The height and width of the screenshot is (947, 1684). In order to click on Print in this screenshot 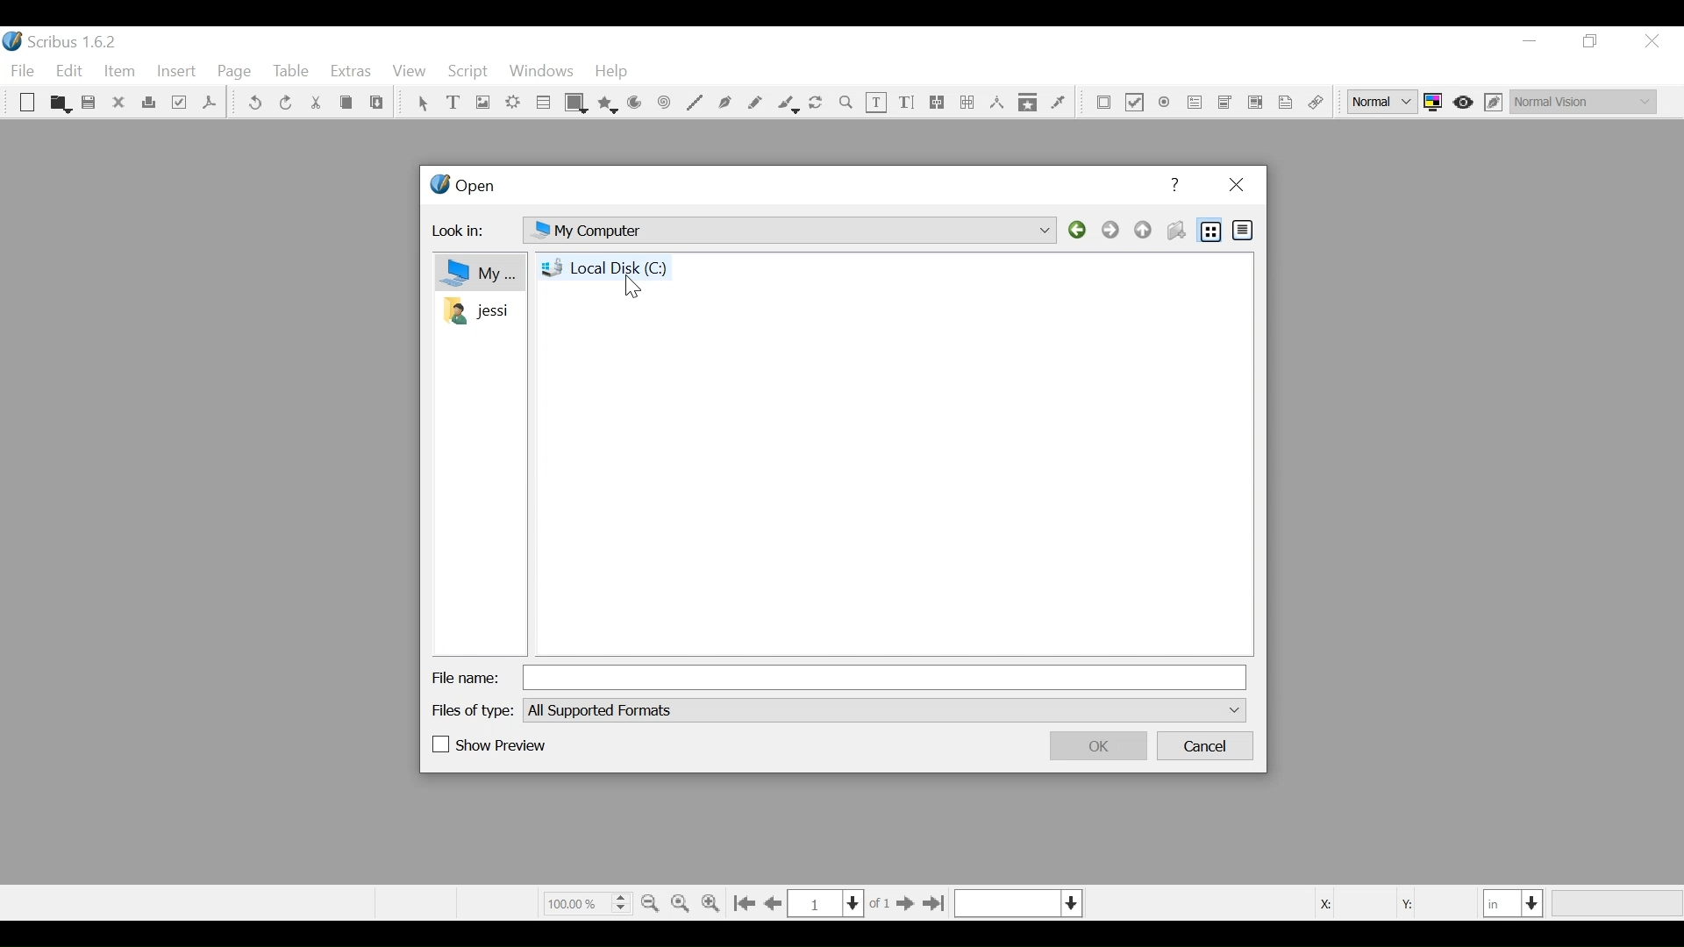, I will do `click(149, 103)`.